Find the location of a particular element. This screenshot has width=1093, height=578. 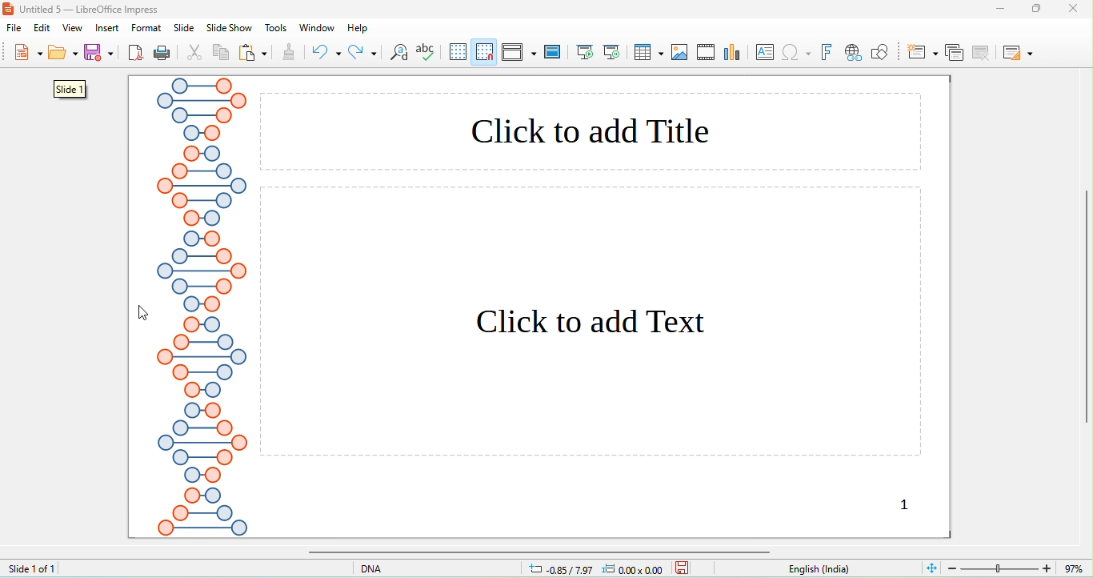

print is located at coordinates (162, 54).